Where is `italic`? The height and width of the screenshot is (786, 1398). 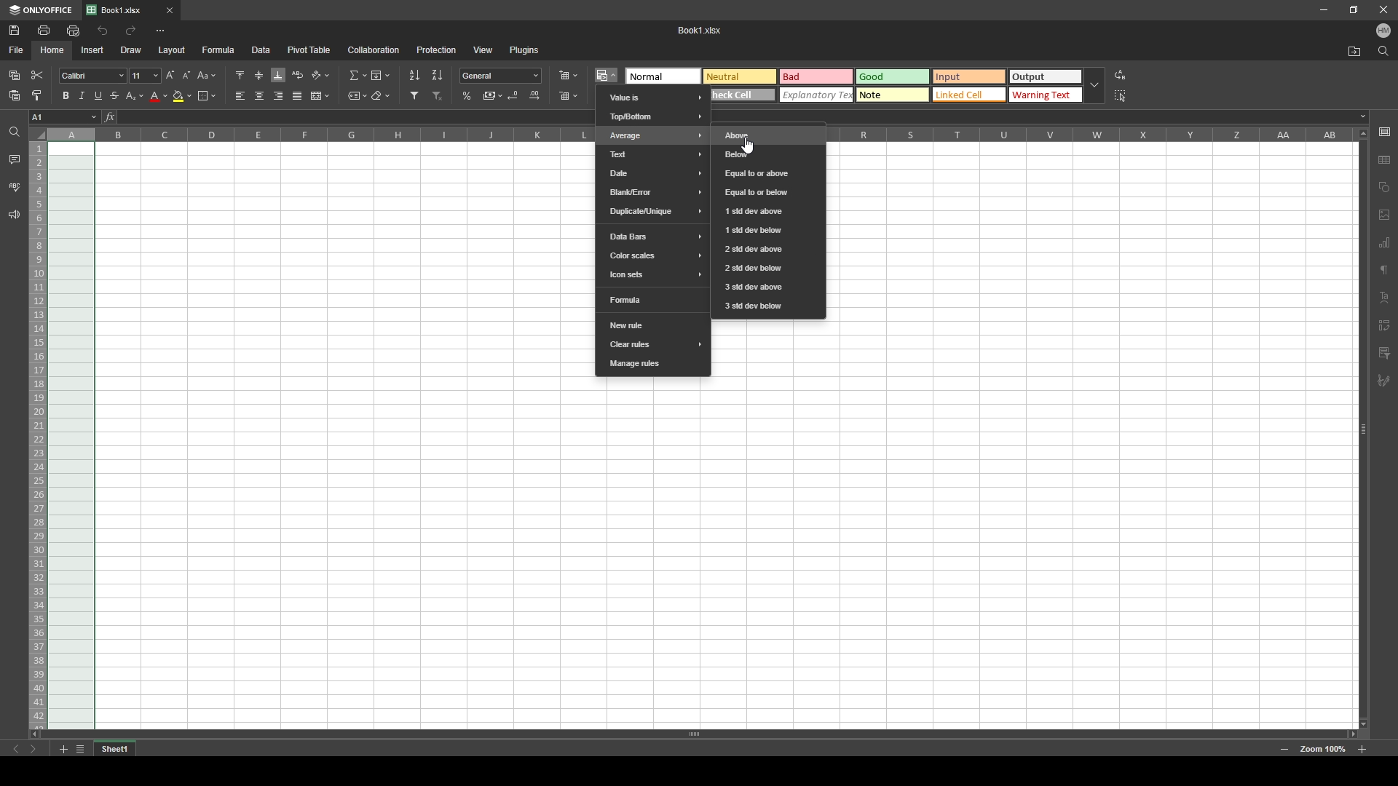 italic is located at coordinates (82, 95).